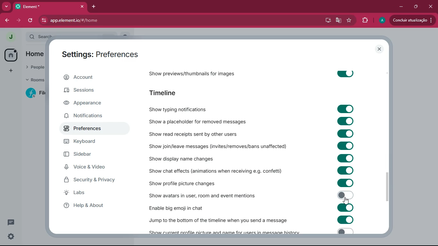 This screenshot has width=438, height=246. Describe the element at coordinates (347, 109) in the screenshot. I see `toggle on ` at that location.